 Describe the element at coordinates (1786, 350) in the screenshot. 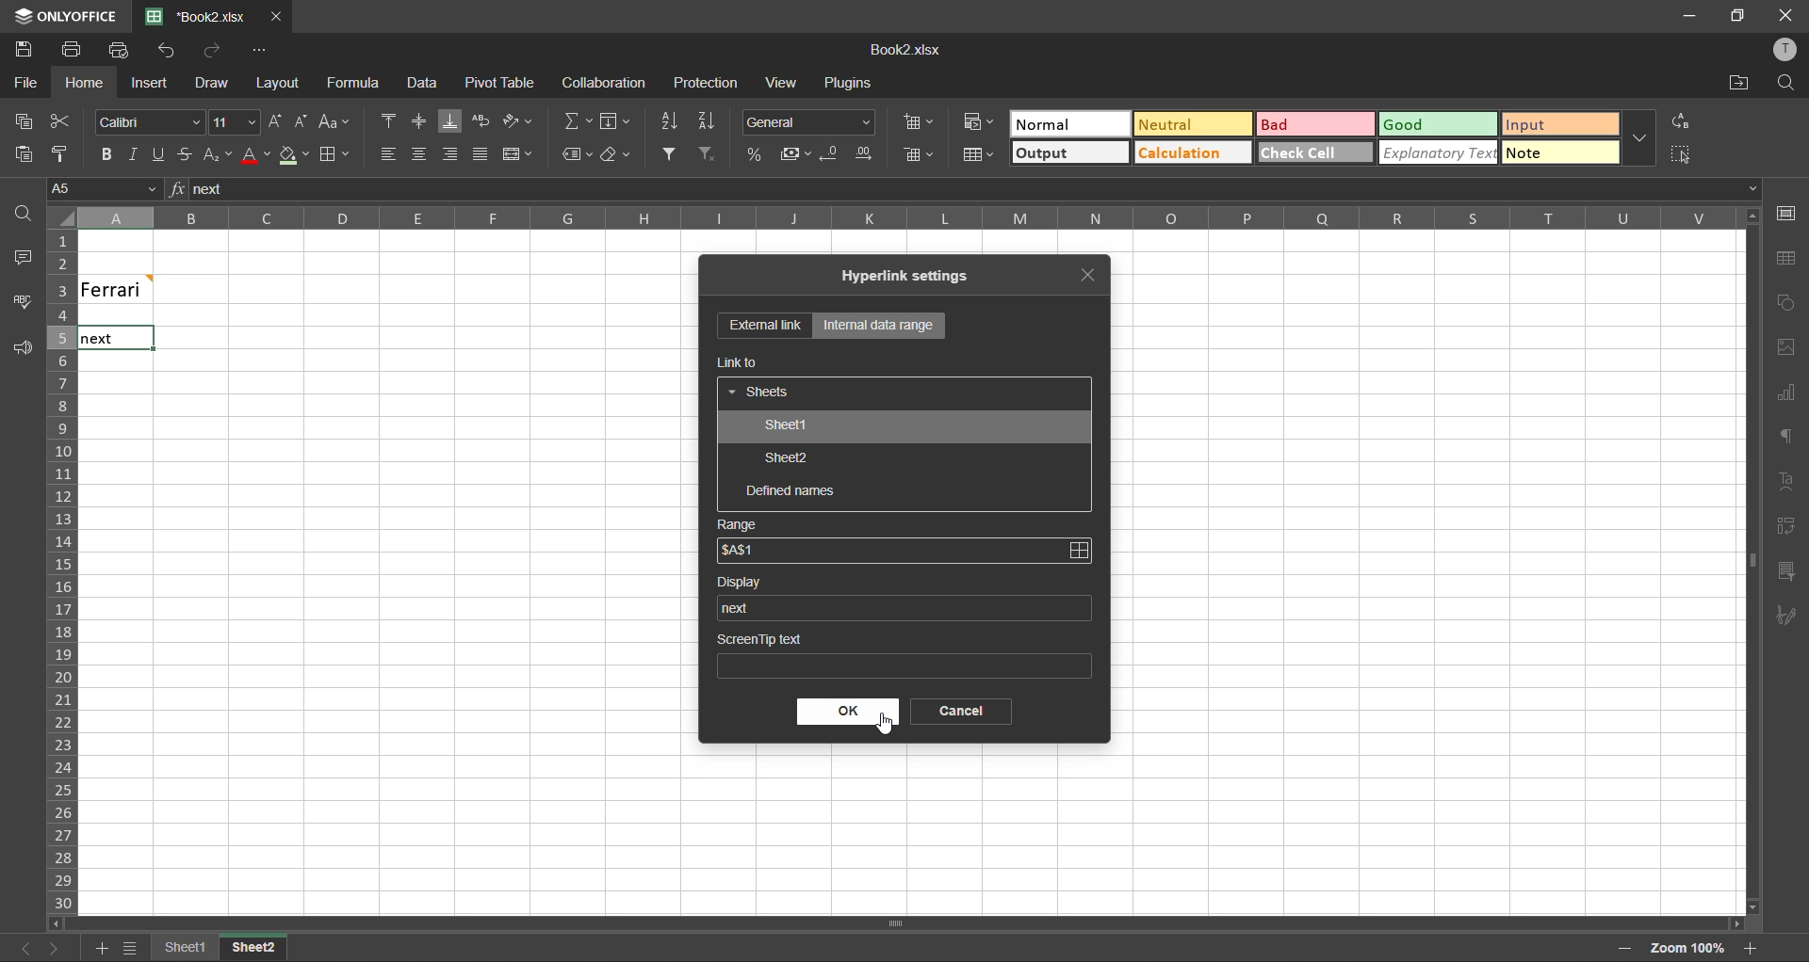

I see `image` at that location.